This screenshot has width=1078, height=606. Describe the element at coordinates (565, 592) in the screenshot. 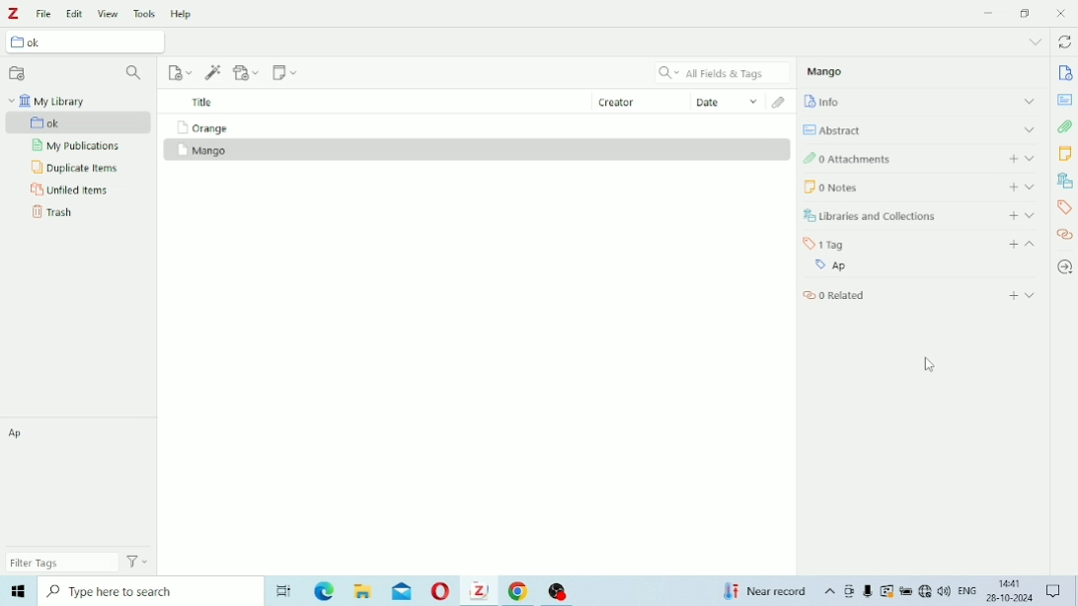

I see `OBS Studio` at that location.